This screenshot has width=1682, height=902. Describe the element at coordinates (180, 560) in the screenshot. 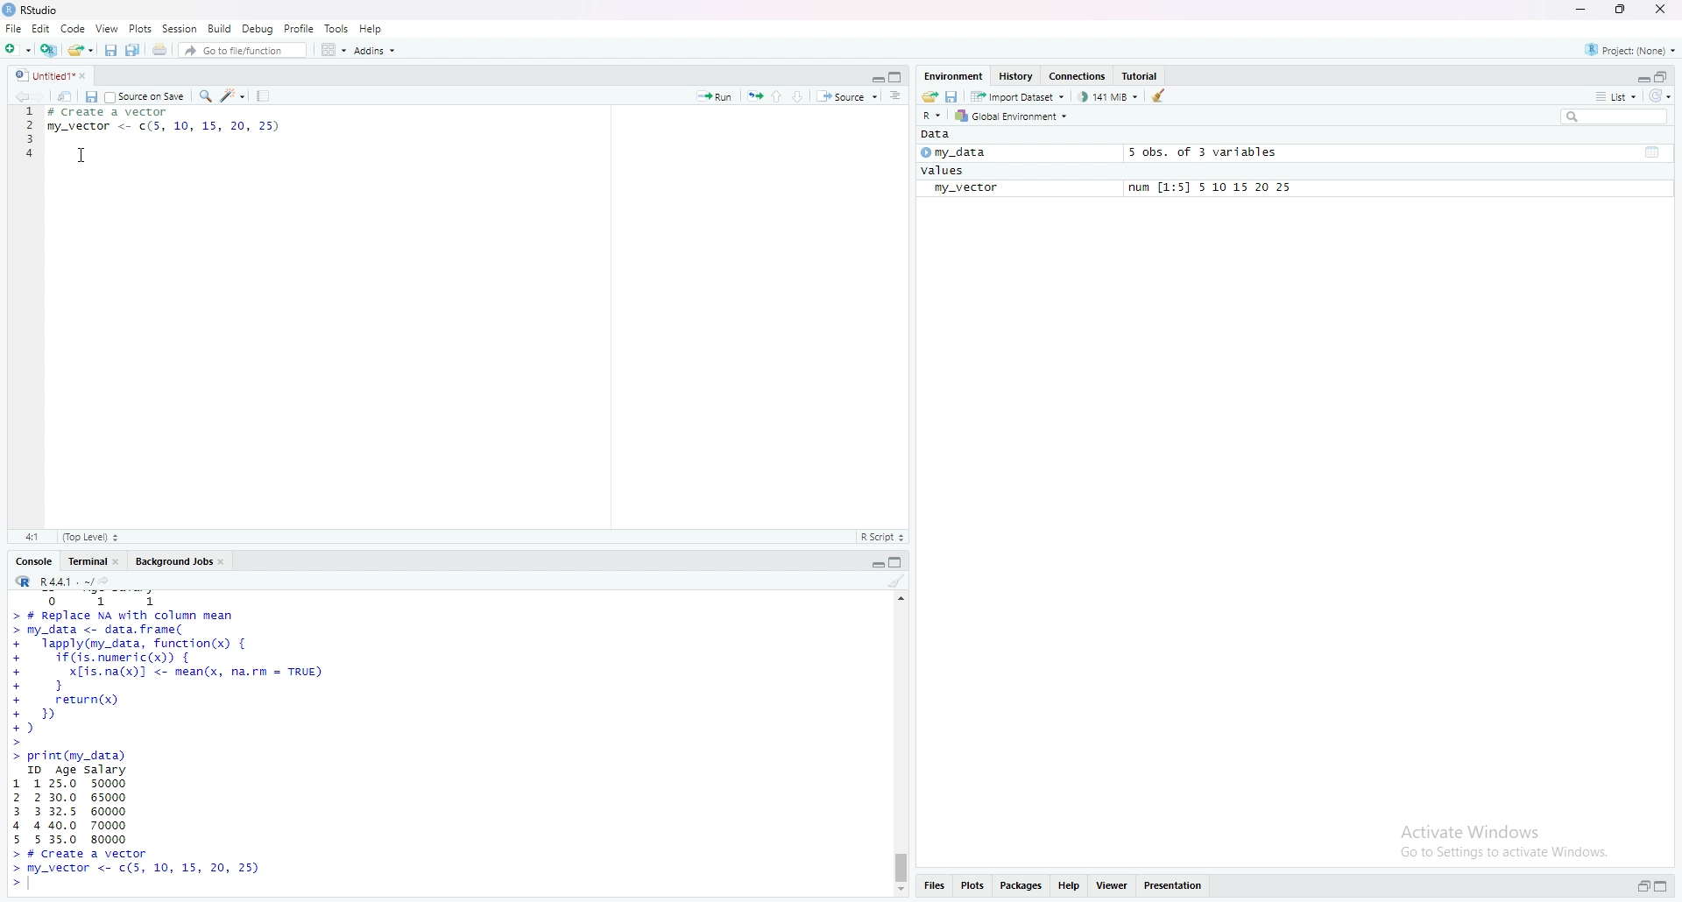

I see `Background jobs` at that location.